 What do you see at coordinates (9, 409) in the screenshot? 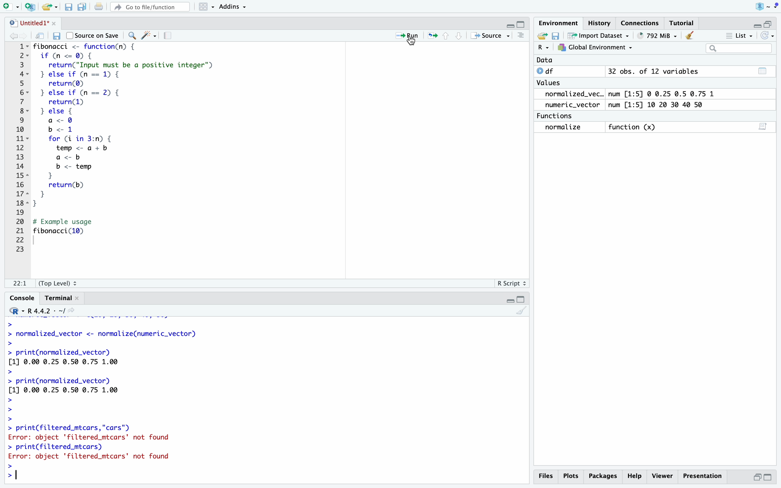
I see `prompt cursor` at bounding box center [9, 409].